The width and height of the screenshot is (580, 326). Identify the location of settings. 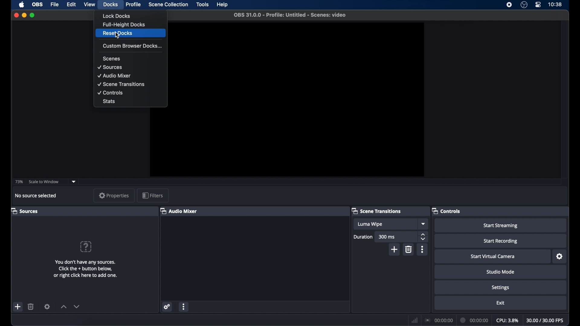
(47, 306).